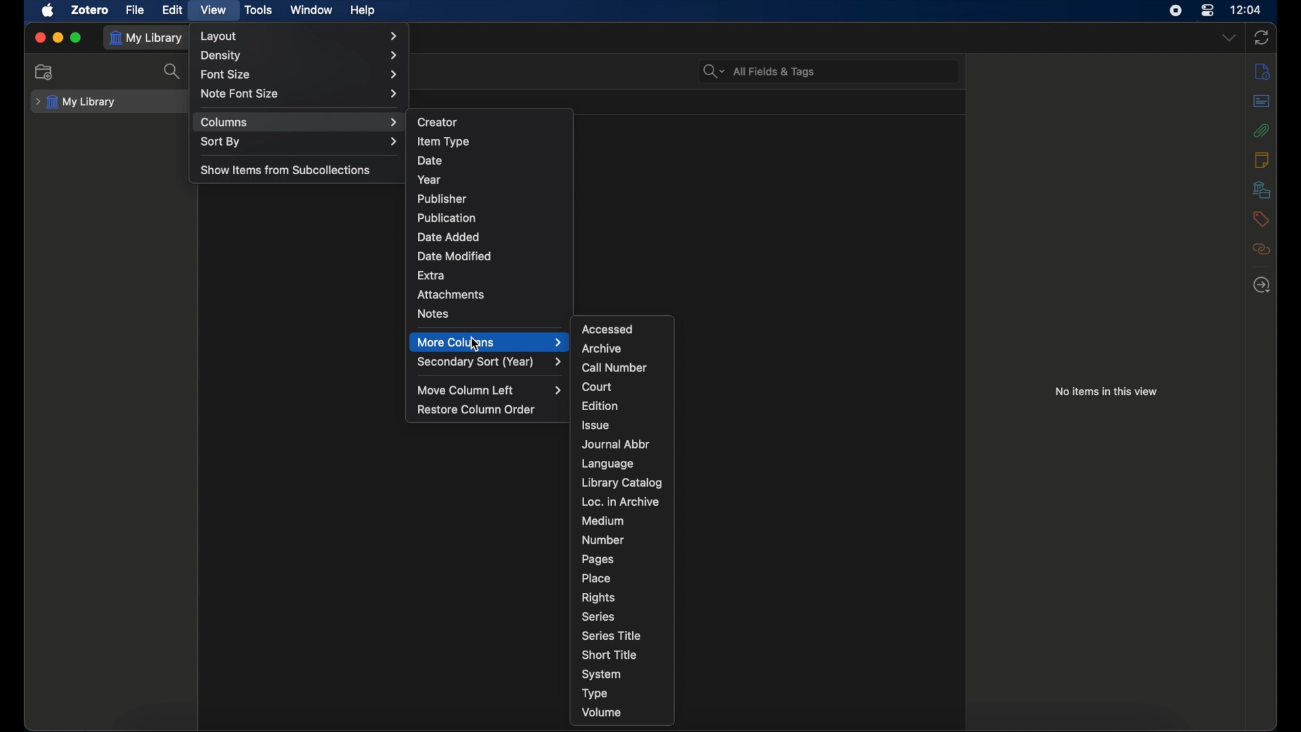  I want to click on place, so click(597, 578).